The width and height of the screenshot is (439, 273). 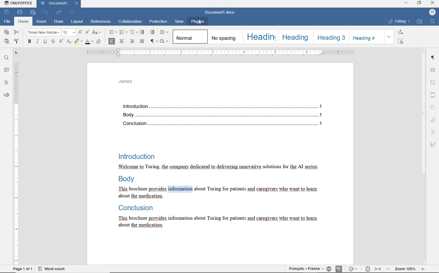 What do you see at coordinates (388, 269) in the screenshot?
I see `zoom out` at bounding box center [388, 269].